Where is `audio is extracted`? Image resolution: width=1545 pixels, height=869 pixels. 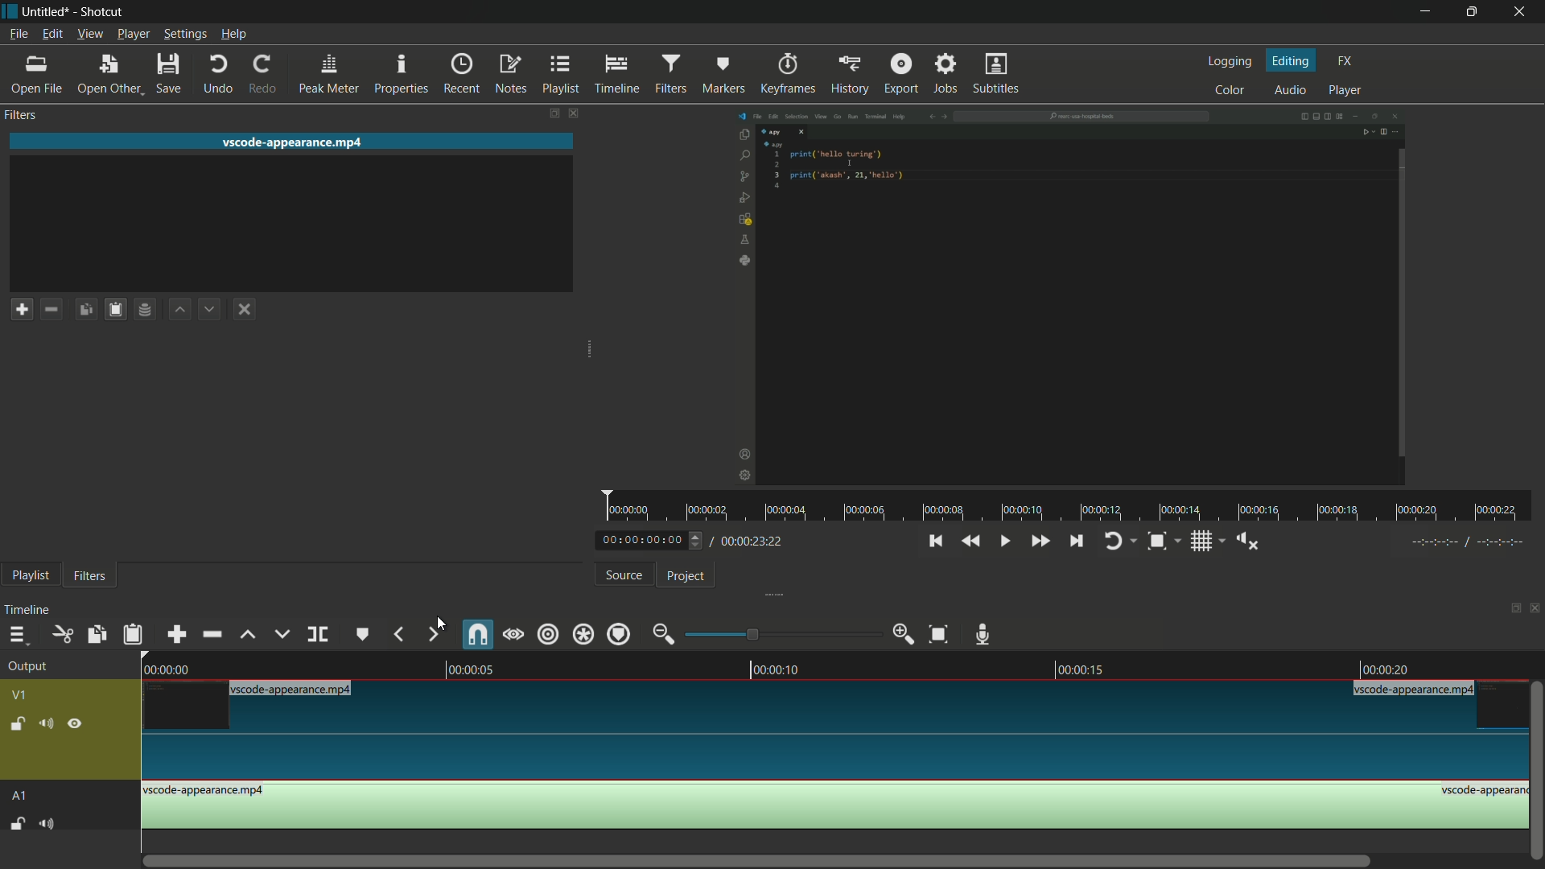 audio is extracted is located at coordinates (836, 805).